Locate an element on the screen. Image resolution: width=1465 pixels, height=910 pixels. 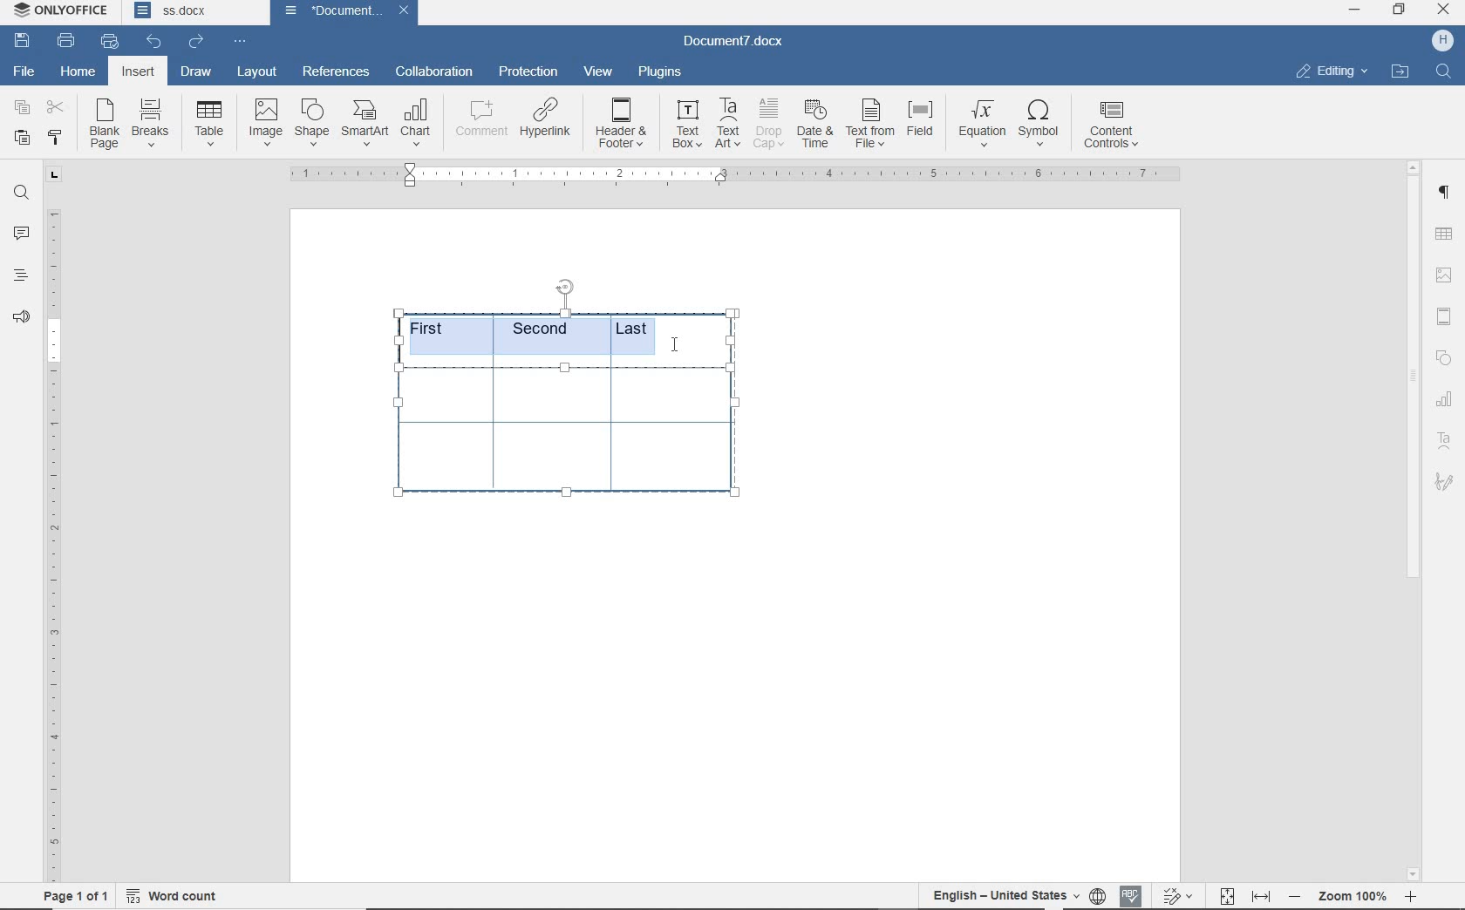
image is located at coordinates (267, 123).